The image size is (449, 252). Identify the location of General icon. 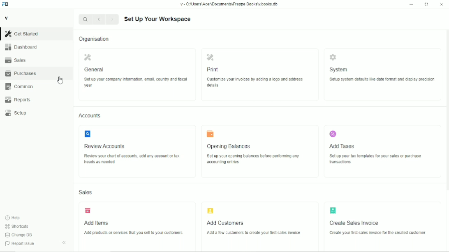
(88, 57).